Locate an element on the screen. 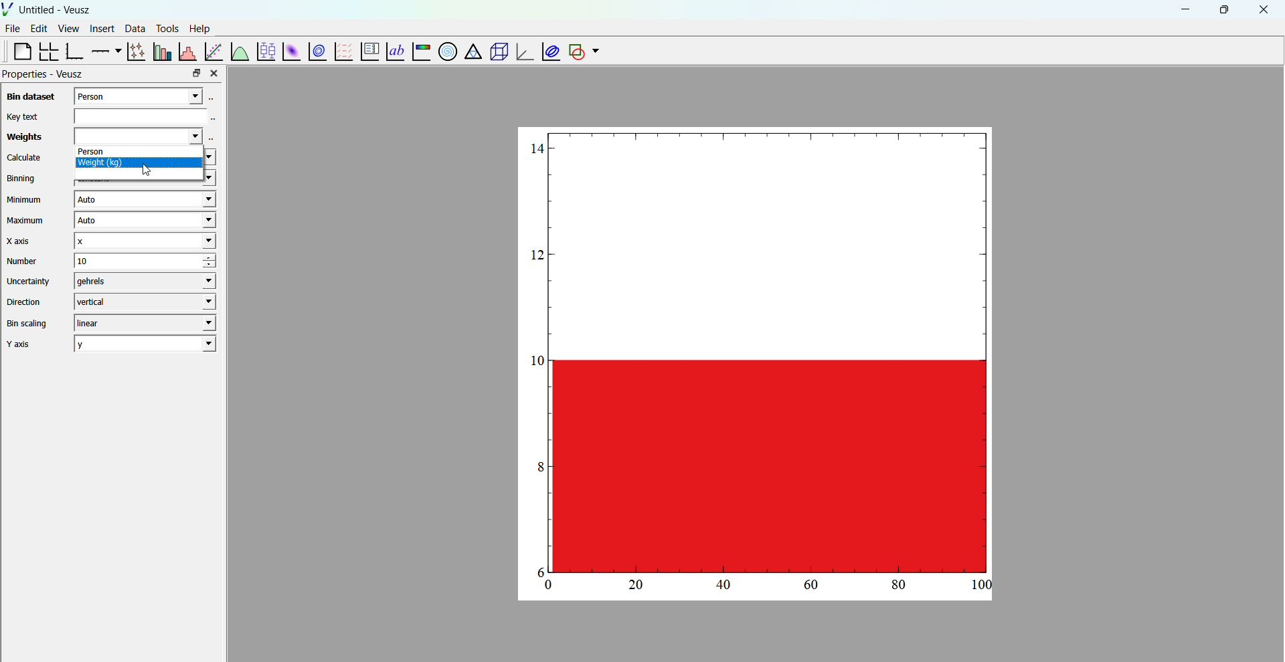 This screenshot has height=662, width=1285. blank page is located at coordinates (17, 51).